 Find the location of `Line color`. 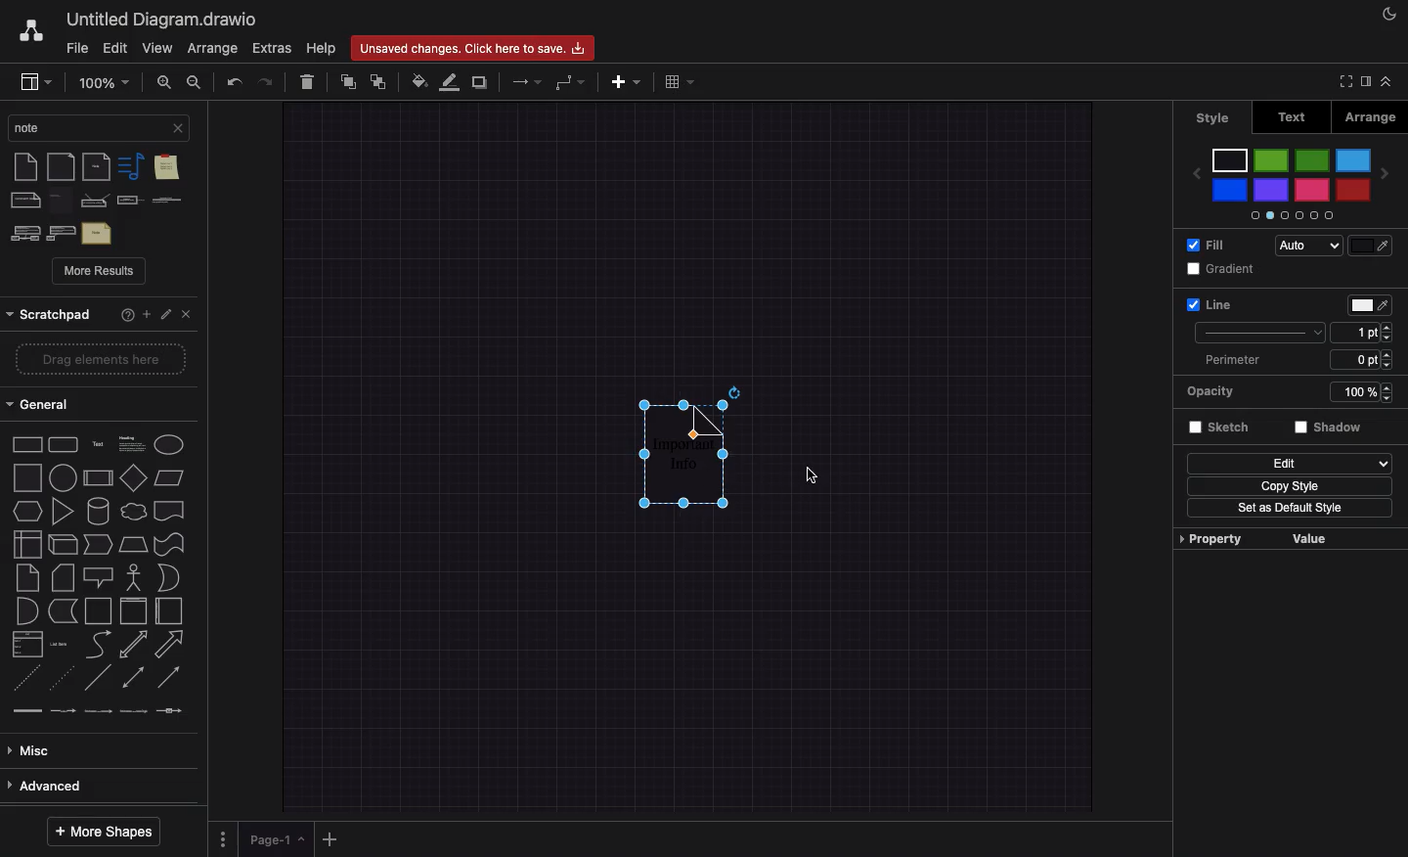

Line color is located at coordinates (450, 81).